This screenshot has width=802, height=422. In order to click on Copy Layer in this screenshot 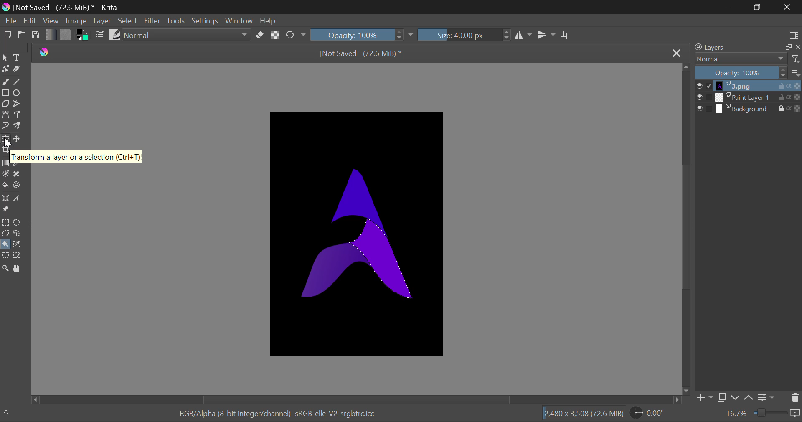, I will do `click(723, 398)`.